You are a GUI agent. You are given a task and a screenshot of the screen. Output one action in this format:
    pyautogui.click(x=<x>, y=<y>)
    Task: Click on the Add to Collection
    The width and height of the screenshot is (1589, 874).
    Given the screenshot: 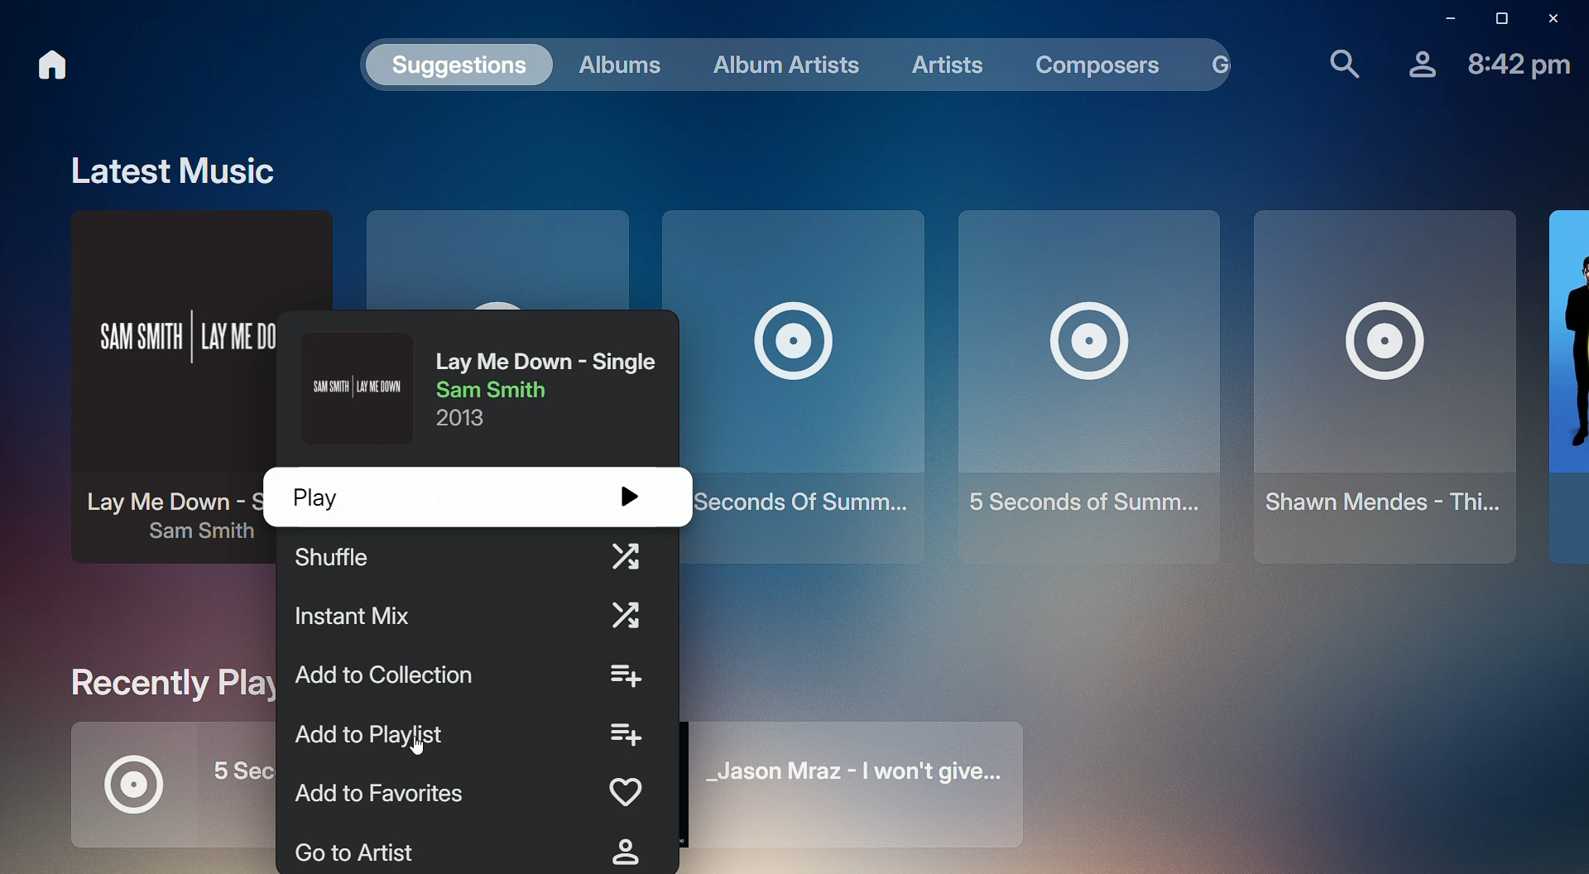 What is the action you would take?
    pyautogui.click(x=472, y=678)
    